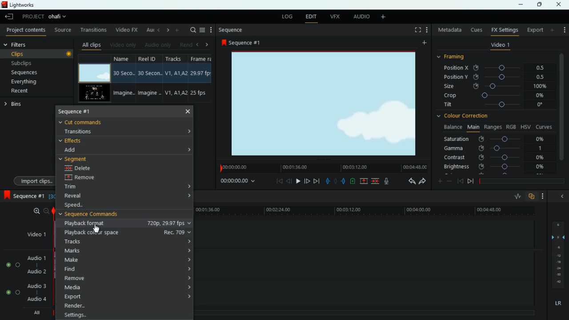  I want to click on video, so click(94, 94).